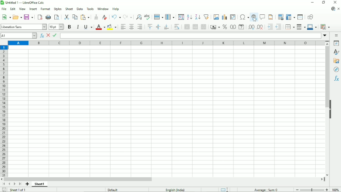 This screenshot has height=192, width=341. What do you see at coordinates (122, 27) in the screenshot?
I see `Align left` at bounding box center [122, 27].